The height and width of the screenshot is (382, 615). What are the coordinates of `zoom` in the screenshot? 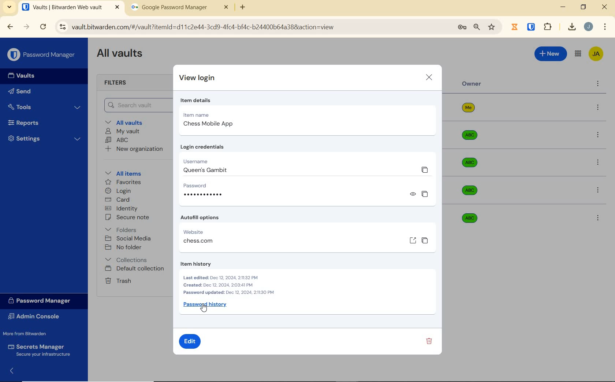 It's located at (476, 27).